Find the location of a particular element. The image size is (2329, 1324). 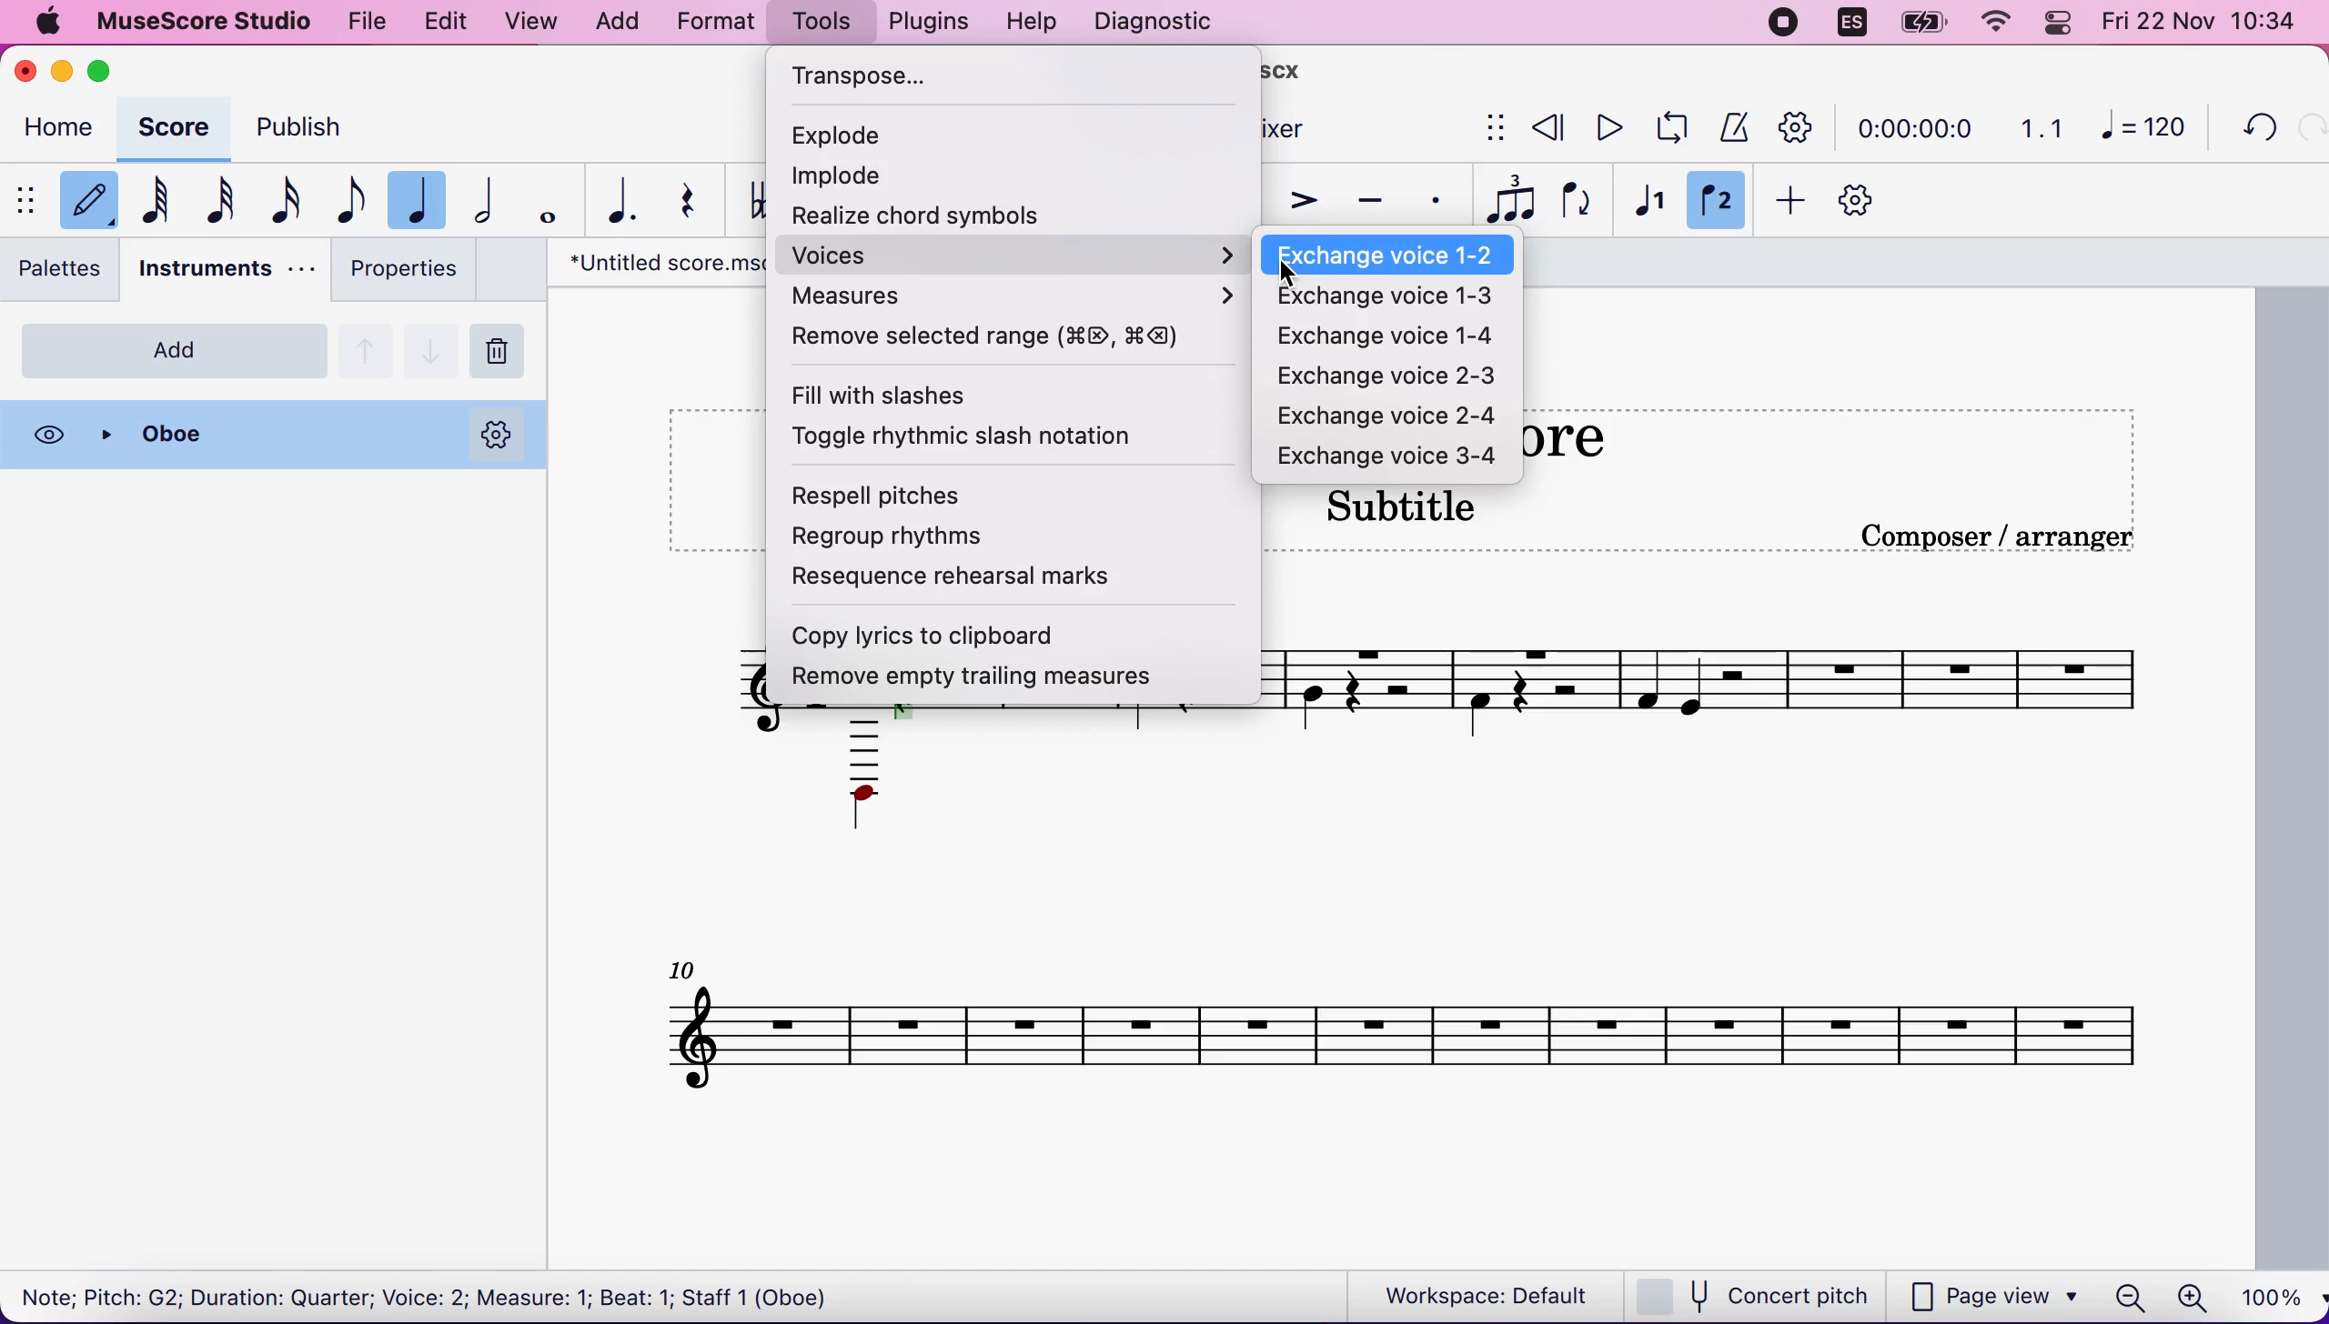

home is located at coordinates (60, 127).